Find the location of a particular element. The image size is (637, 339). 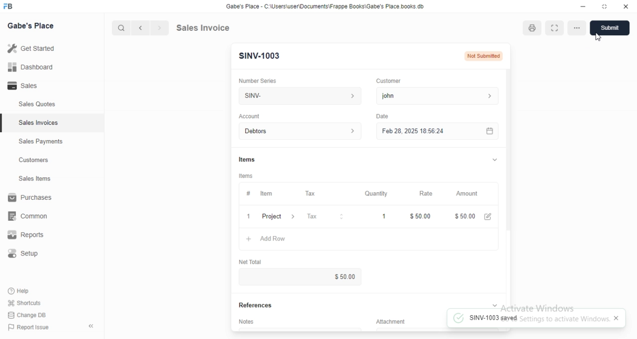

Reports is located at coordinates (32, 236).